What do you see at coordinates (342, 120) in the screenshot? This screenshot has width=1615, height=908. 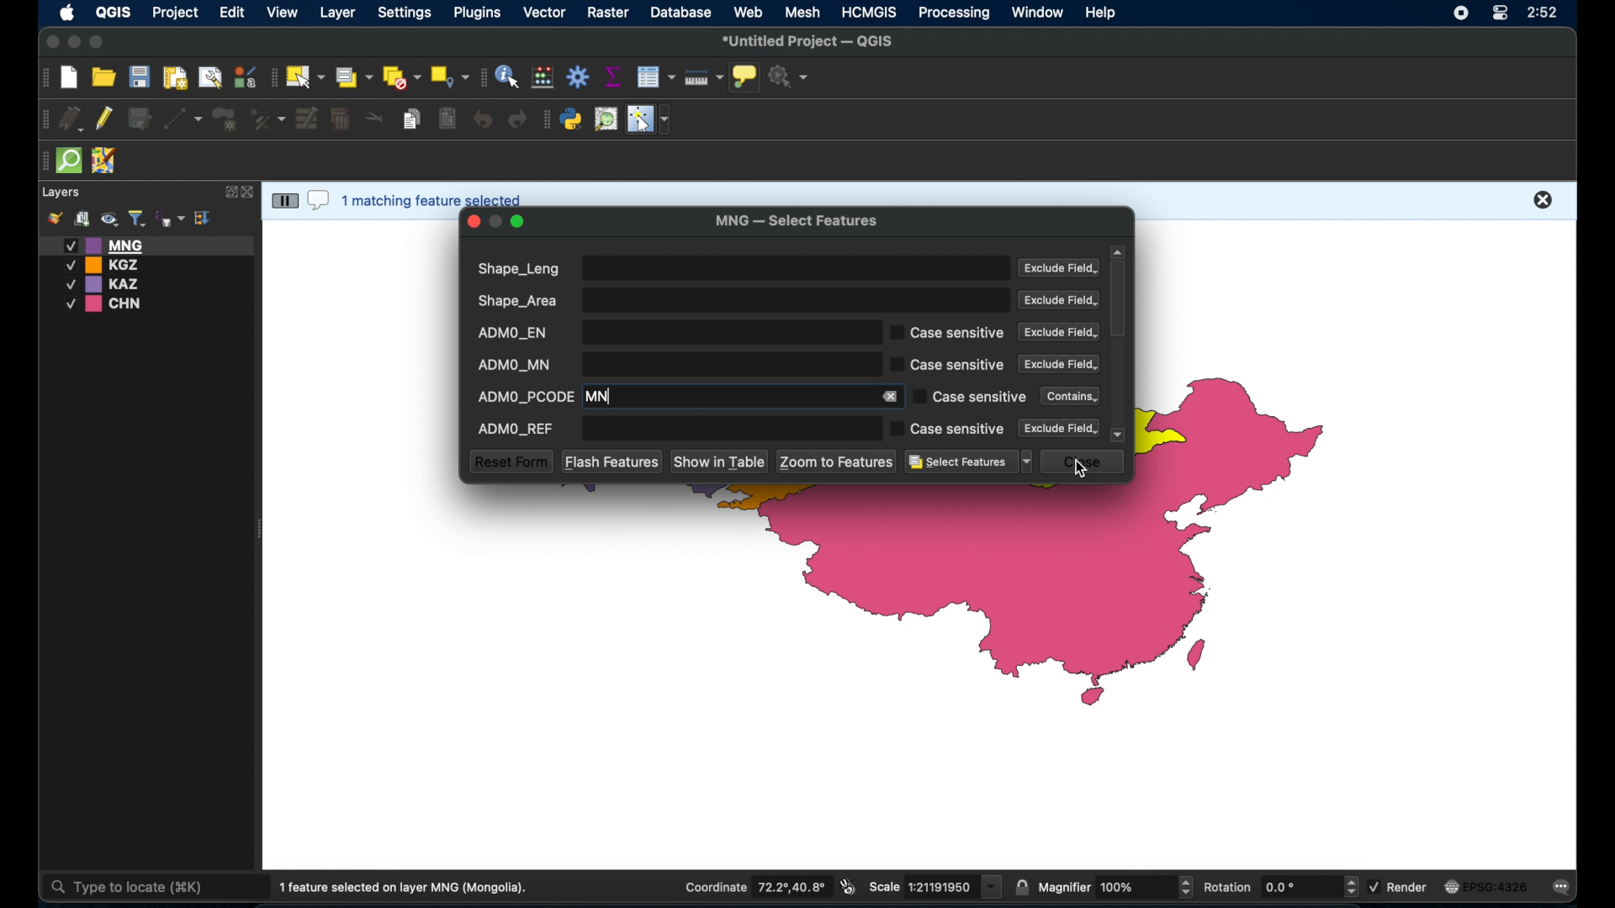 I see `delete selected ` at bounding box center [342, 120].